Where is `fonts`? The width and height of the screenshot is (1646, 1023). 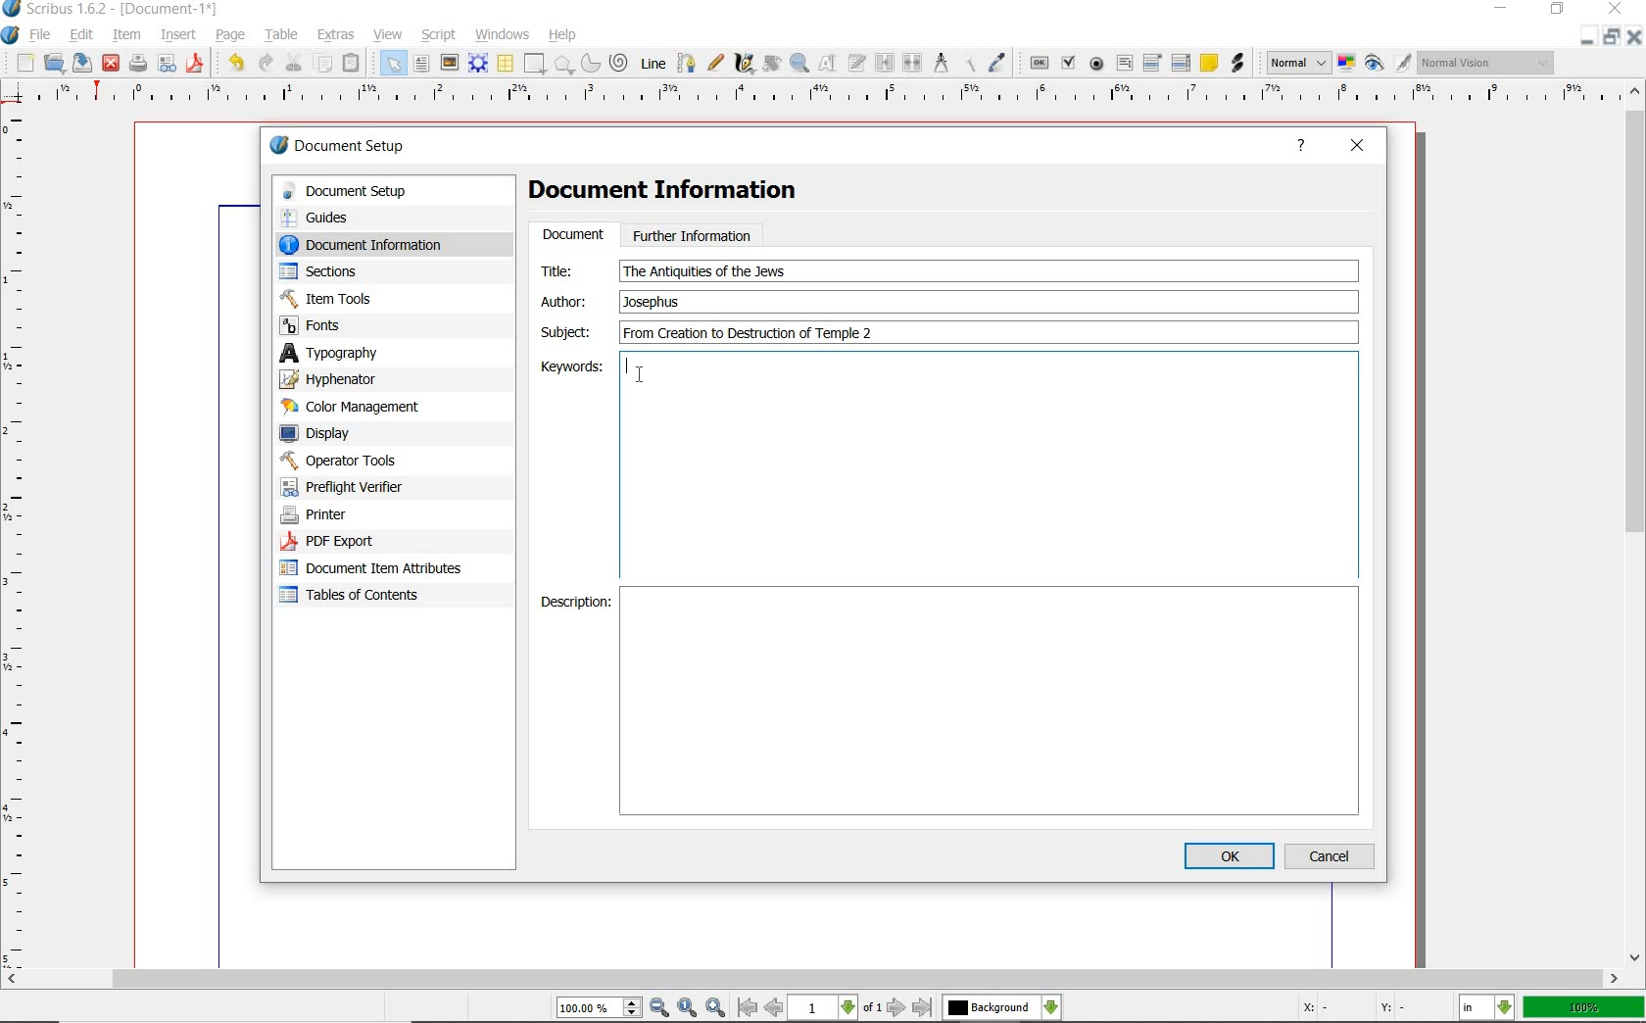
fonts is located at coordinates (371, 326).